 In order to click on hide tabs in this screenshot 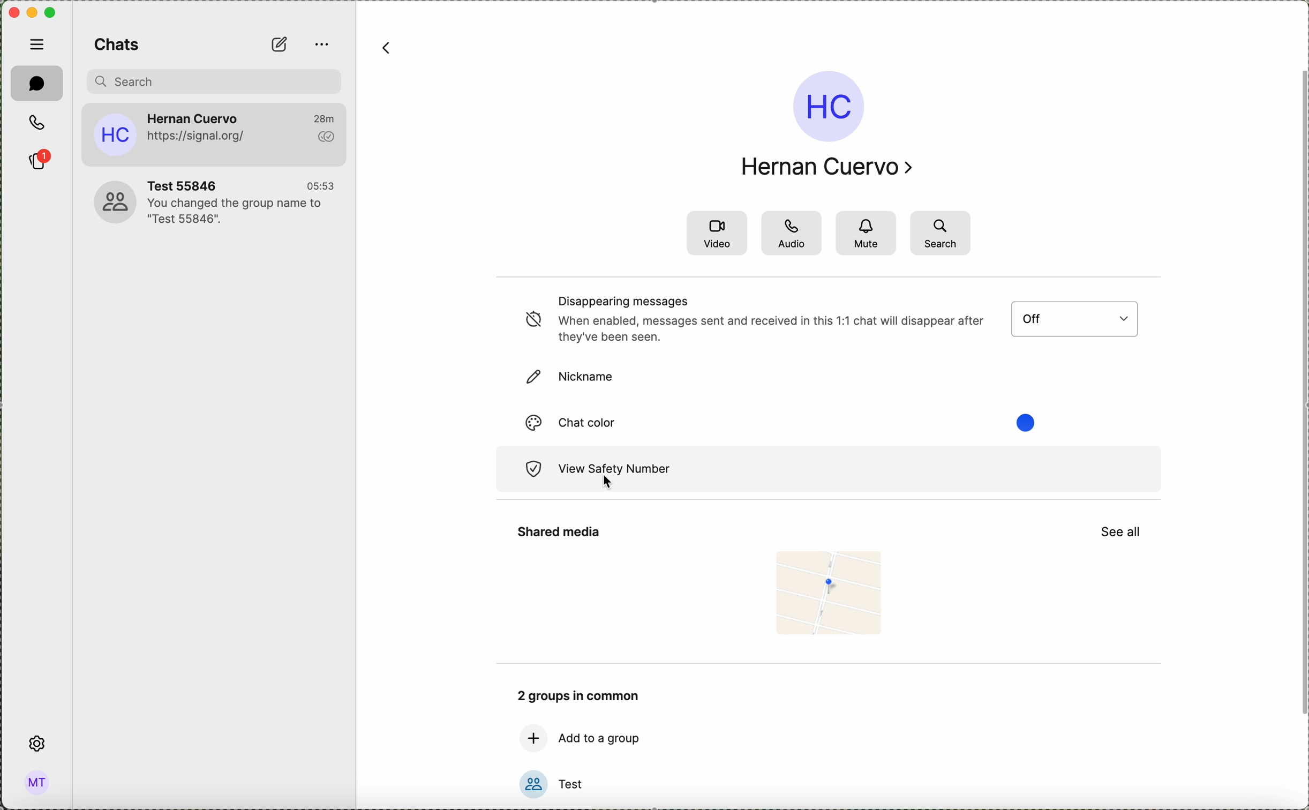, I will do `click(36, 45)`.